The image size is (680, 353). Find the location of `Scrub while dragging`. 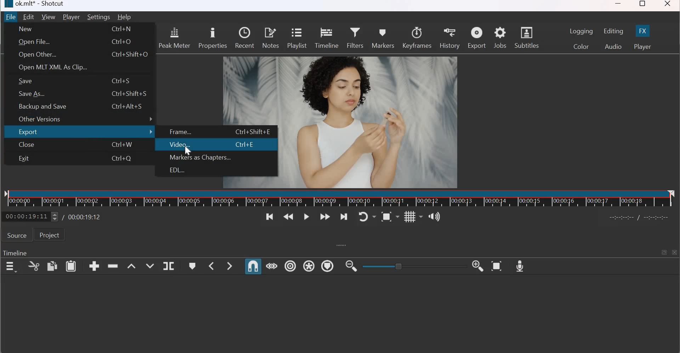

Scrub while dragging is located at coordinates (272, 266).